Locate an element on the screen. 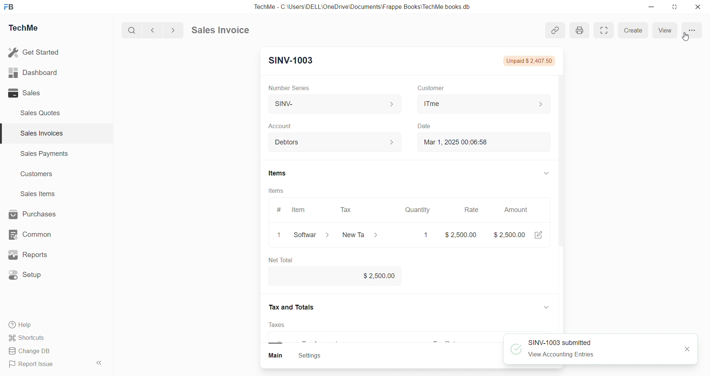  NewTa > is located at coordinates (360, 235).